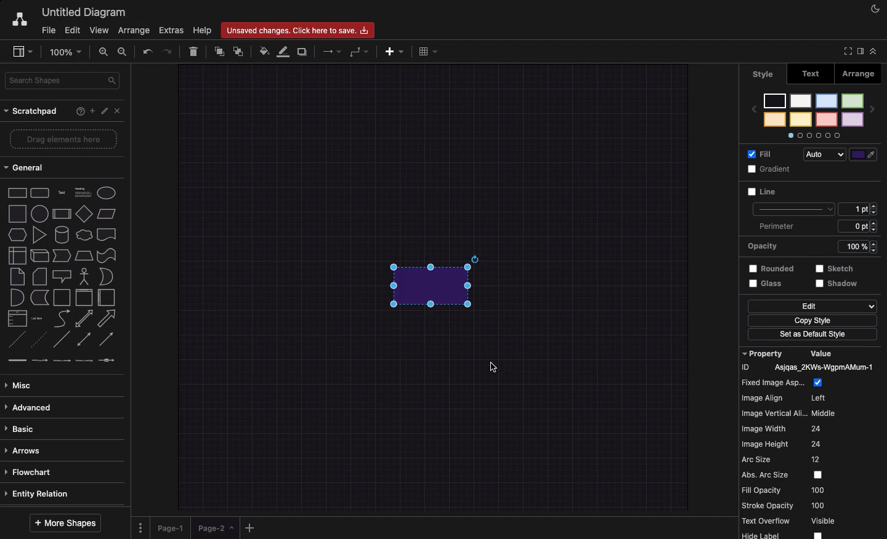  What do you see at coordinates (430, 282) in the screenshot?
I see `Added rectangle` at bounding box center [430, 282].